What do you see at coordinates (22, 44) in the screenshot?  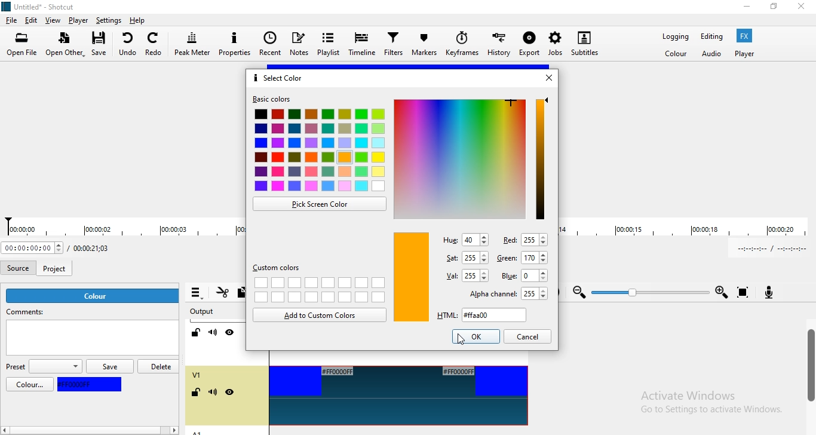 I see `Open file ` at bounding box center [22, 44].